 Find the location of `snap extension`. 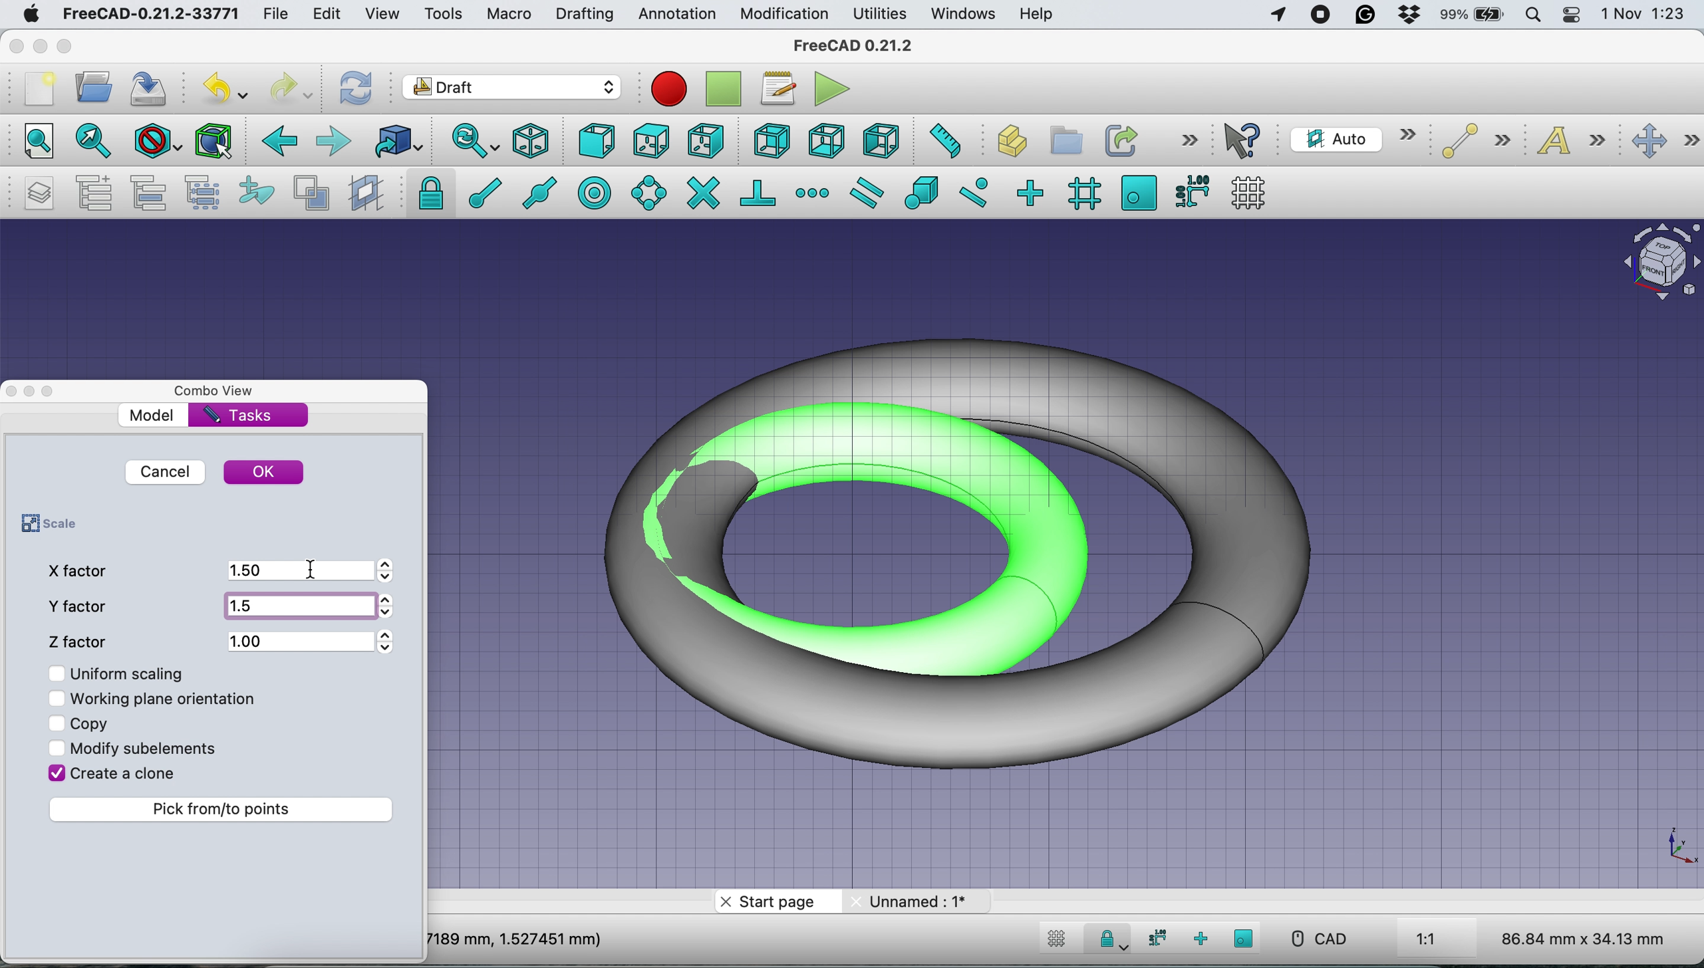

snap extension is located at coordinates (813, 191).